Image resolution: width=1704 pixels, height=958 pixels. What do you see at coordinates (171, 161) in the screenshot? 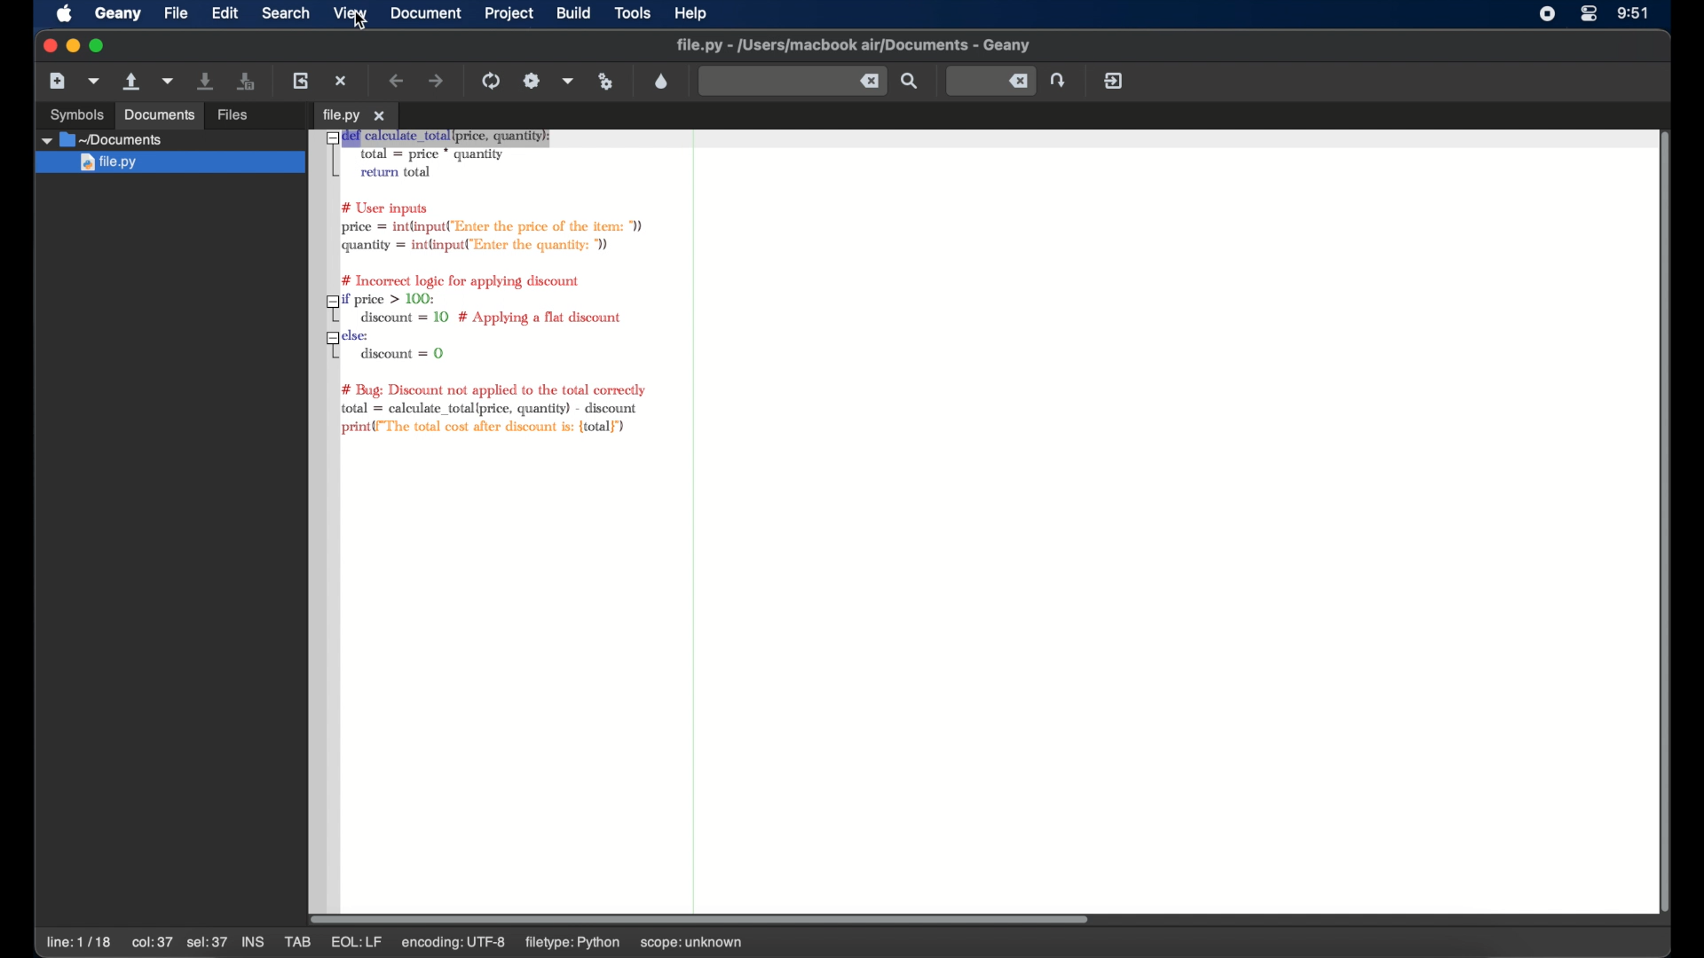
I see `file.py` at bounding box center [171, 161].